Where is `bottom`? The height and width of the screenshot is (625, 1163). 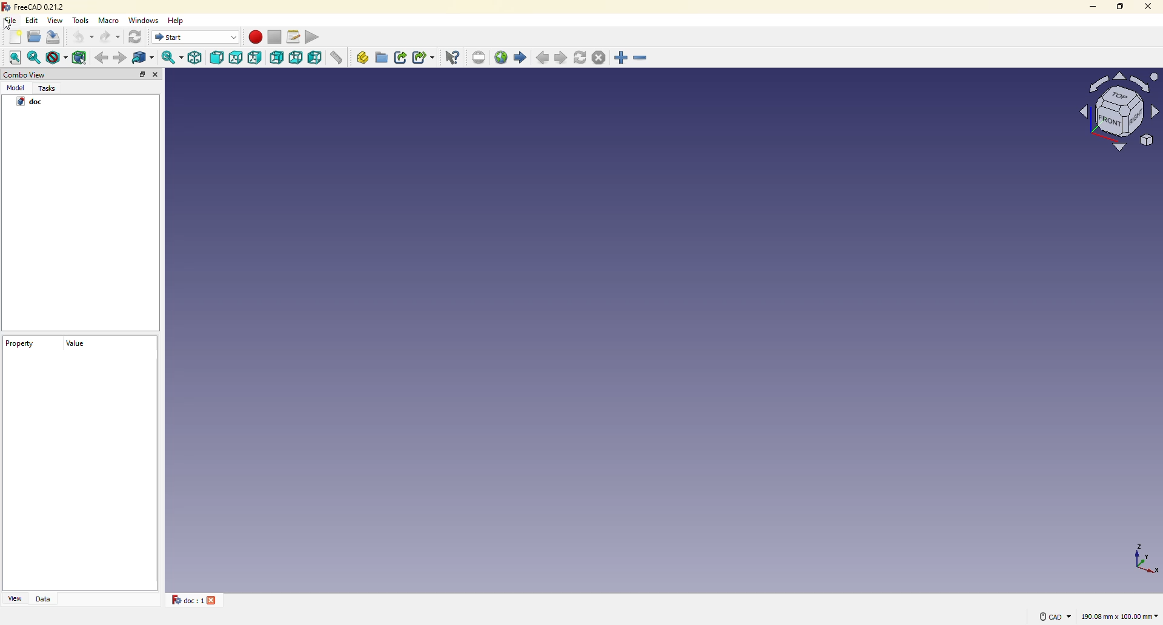 bottom is located at coordinates (297, 58).